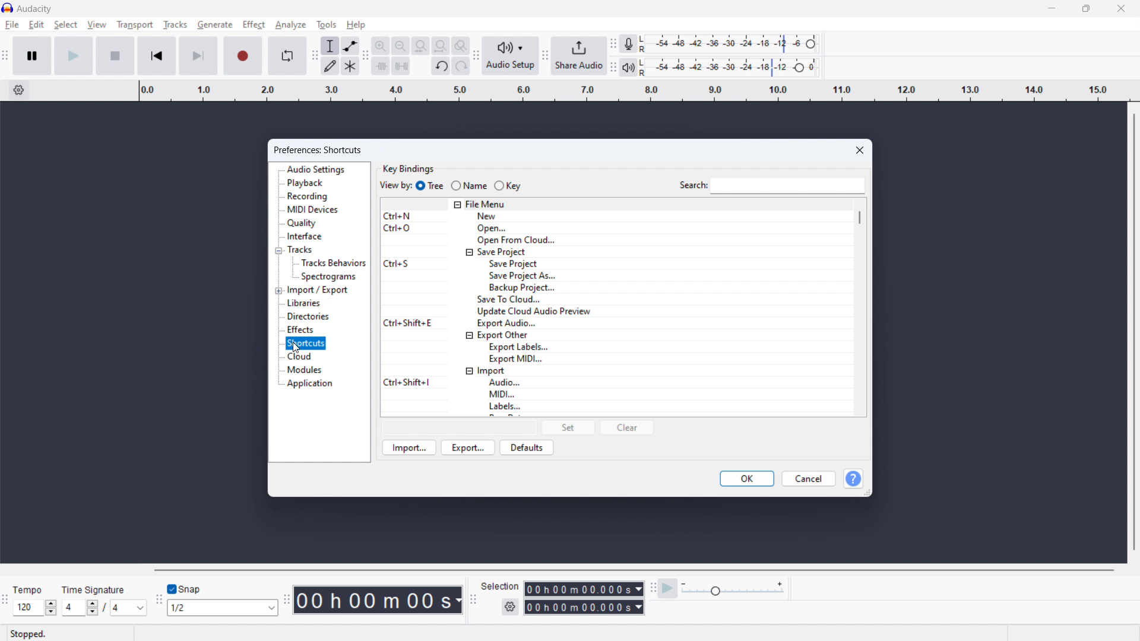  What do you see at coordinates (304, 236) in the screenshot?
I see `interface` at bounding box center [304, 236].